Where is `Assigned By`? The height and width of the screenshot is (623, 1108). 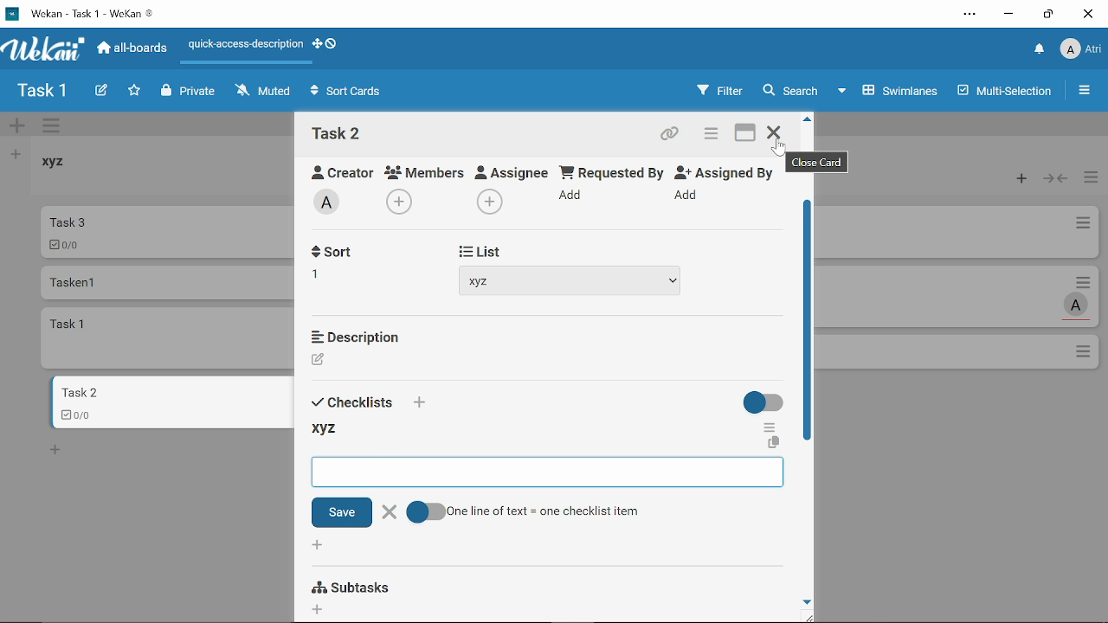 Assigned By is located at coordinates (731, 171).